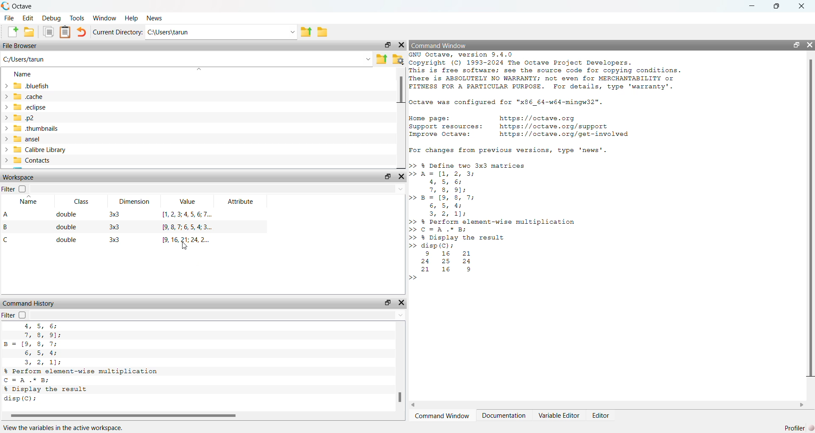 This screenshot has width=815, height=433. I want to click on ‘Command Window, so click(442, 416).